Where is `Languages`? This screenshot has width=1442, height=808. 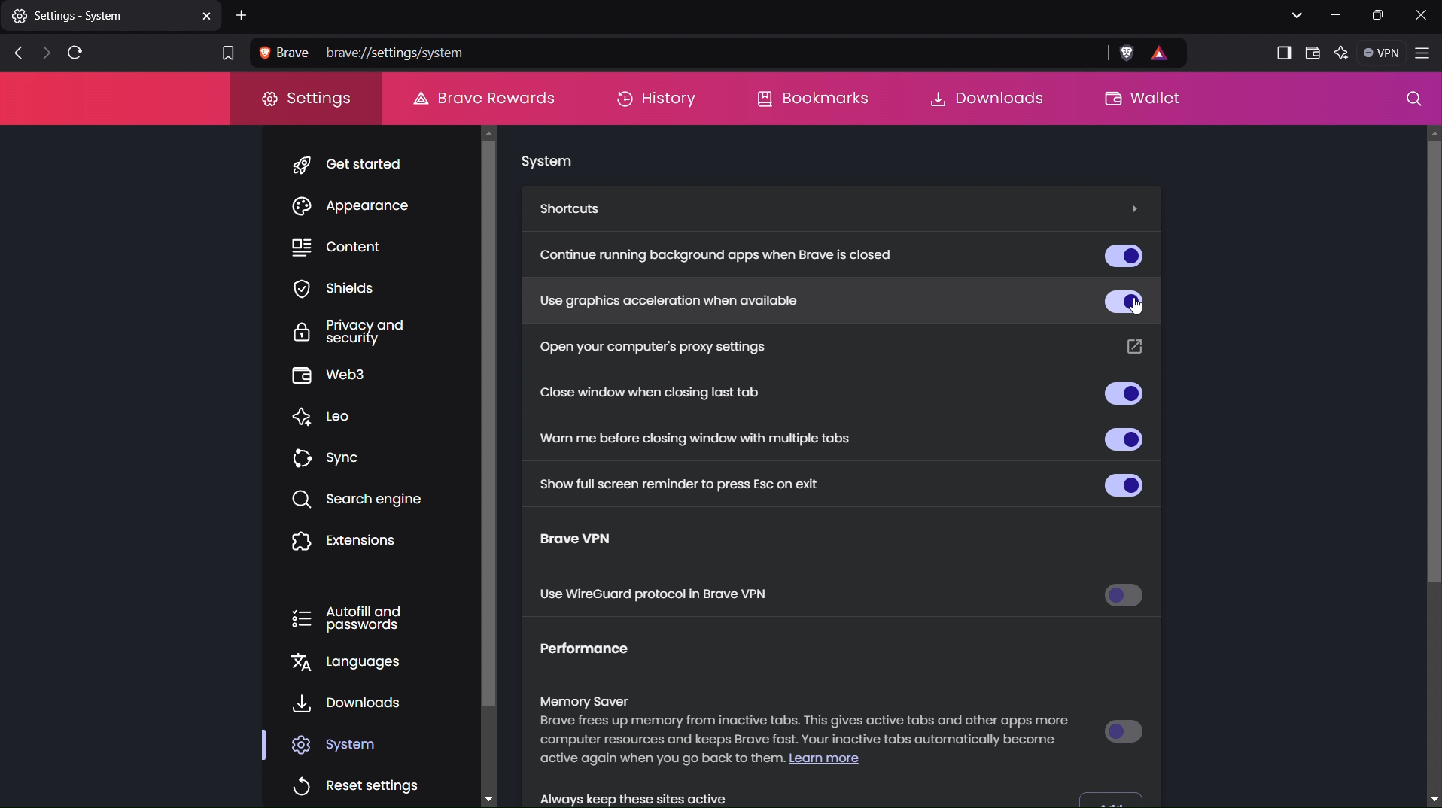
Languages is located at coordinates (354, 666).